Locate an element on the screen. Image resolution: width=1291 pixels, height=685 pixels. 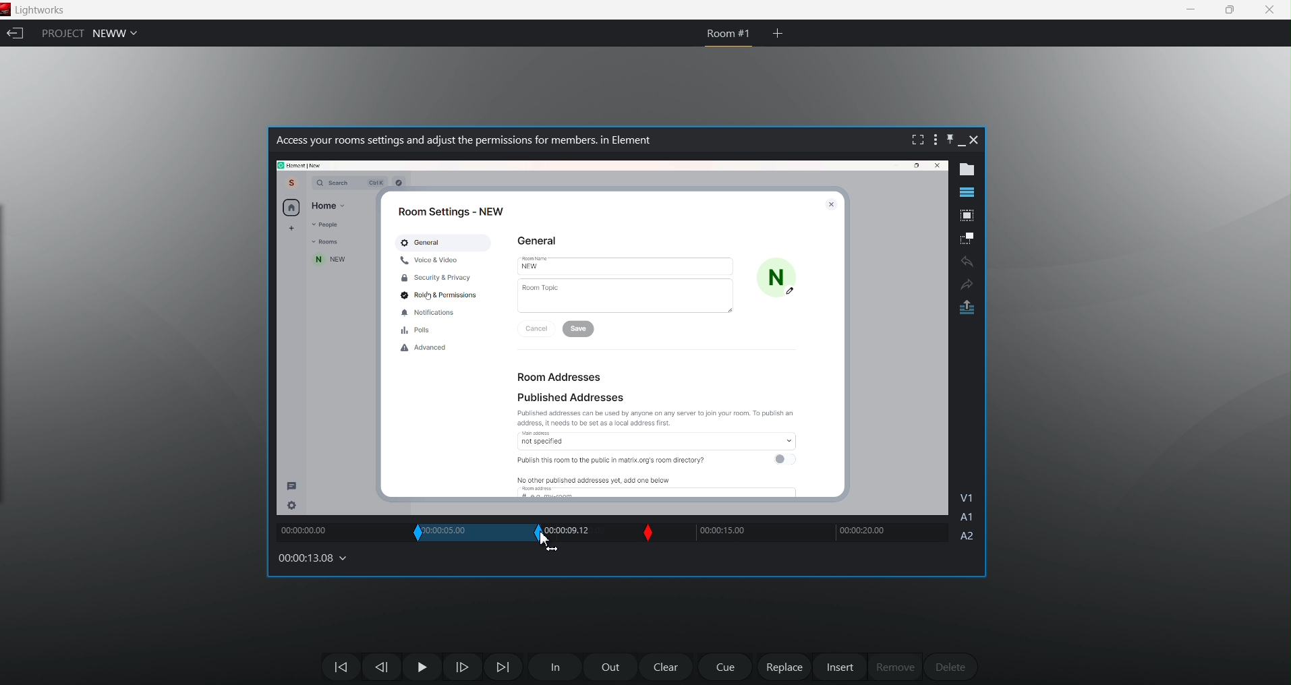
ctrl k is located at coordinates (376, 183).